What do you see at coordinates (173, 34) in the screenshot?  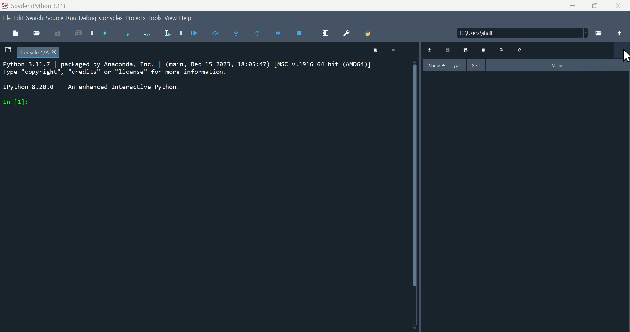 I see `Run selection` at bounding box center [173, 34].